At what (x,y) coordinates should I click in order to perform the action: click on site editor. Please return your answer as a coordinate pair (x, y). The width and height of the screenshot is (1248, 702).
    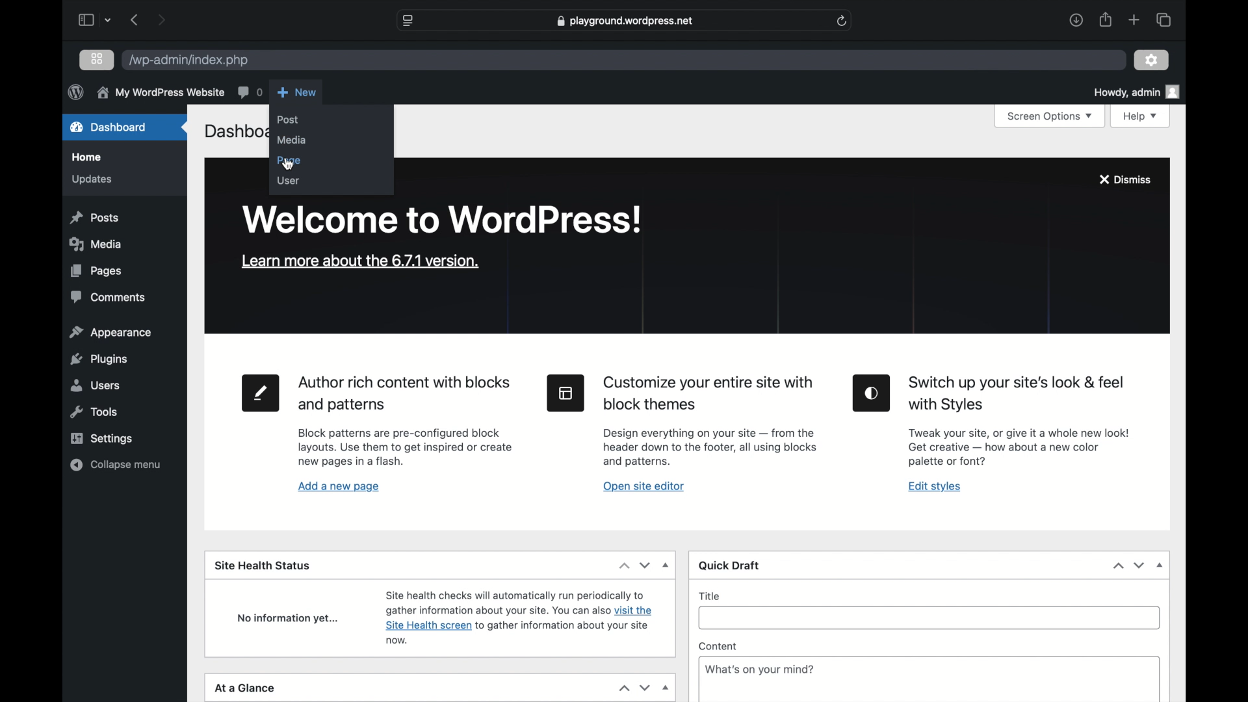
    Looking at the image, I should click on (565, 393).